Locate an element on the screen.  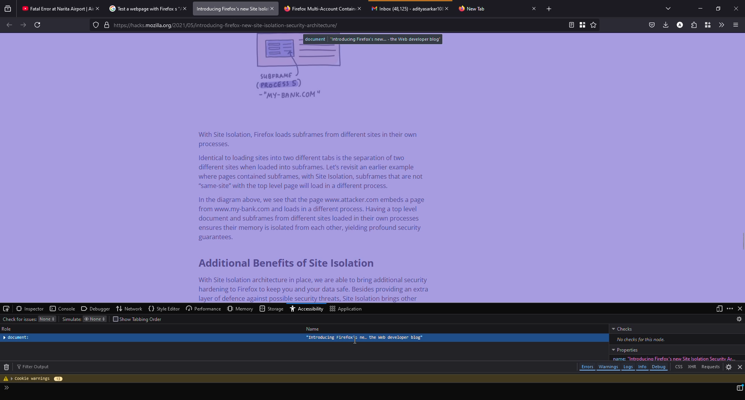
view recent is located at coordinates (8, 8).